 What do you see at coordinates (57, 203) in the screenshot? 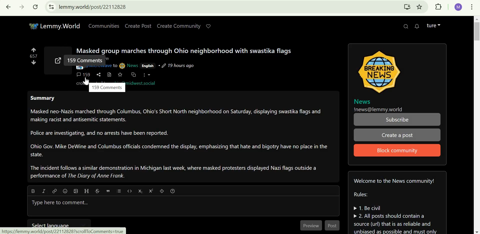
I see `Type here to comment...` at bounding box center [57, 203].